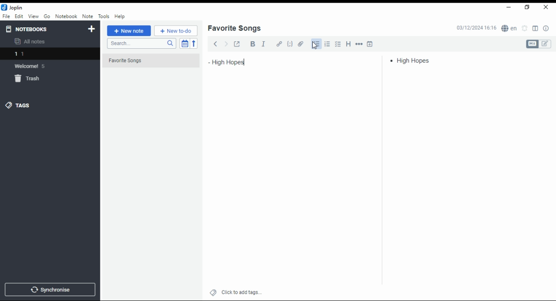 The width and height of the screenshot is (556, 301). I want to click on tools, so click(104, 17).